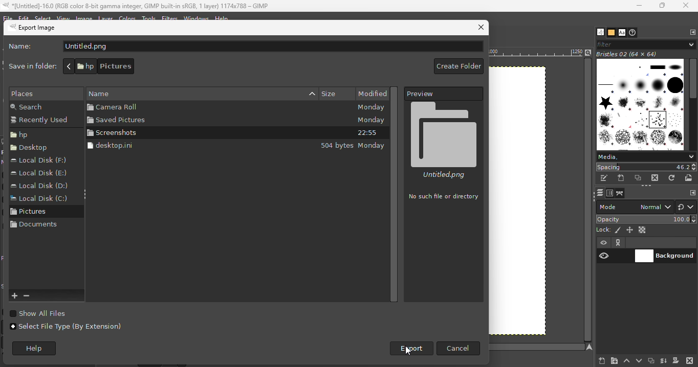 The width and height of the screenshot is (698, 367). What do you see at coordinates (48, 313) in the screenshot?
I see `Show all files` at bounding box center [48, 313].